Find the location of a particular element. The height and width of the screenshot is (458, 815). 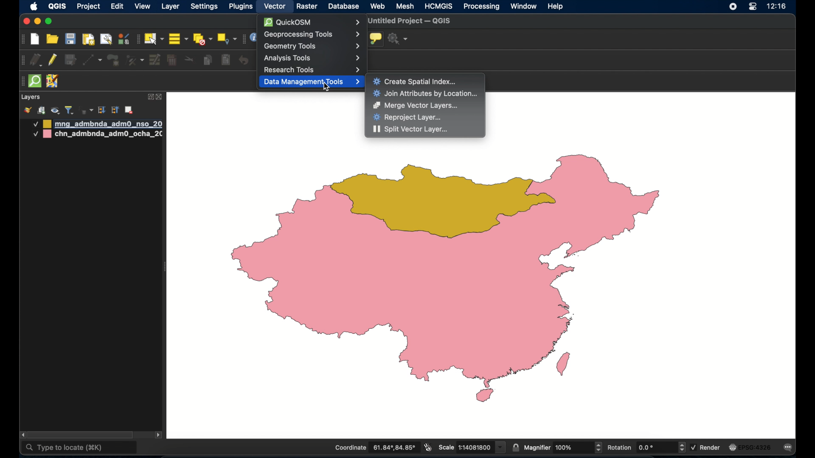

current edits is located at coordinates (37, 61).